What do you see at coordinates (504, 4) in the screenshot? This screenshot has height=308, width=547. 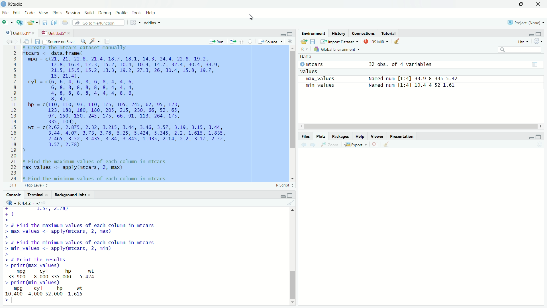 I see `minimise` at bounding box center [504, 4].